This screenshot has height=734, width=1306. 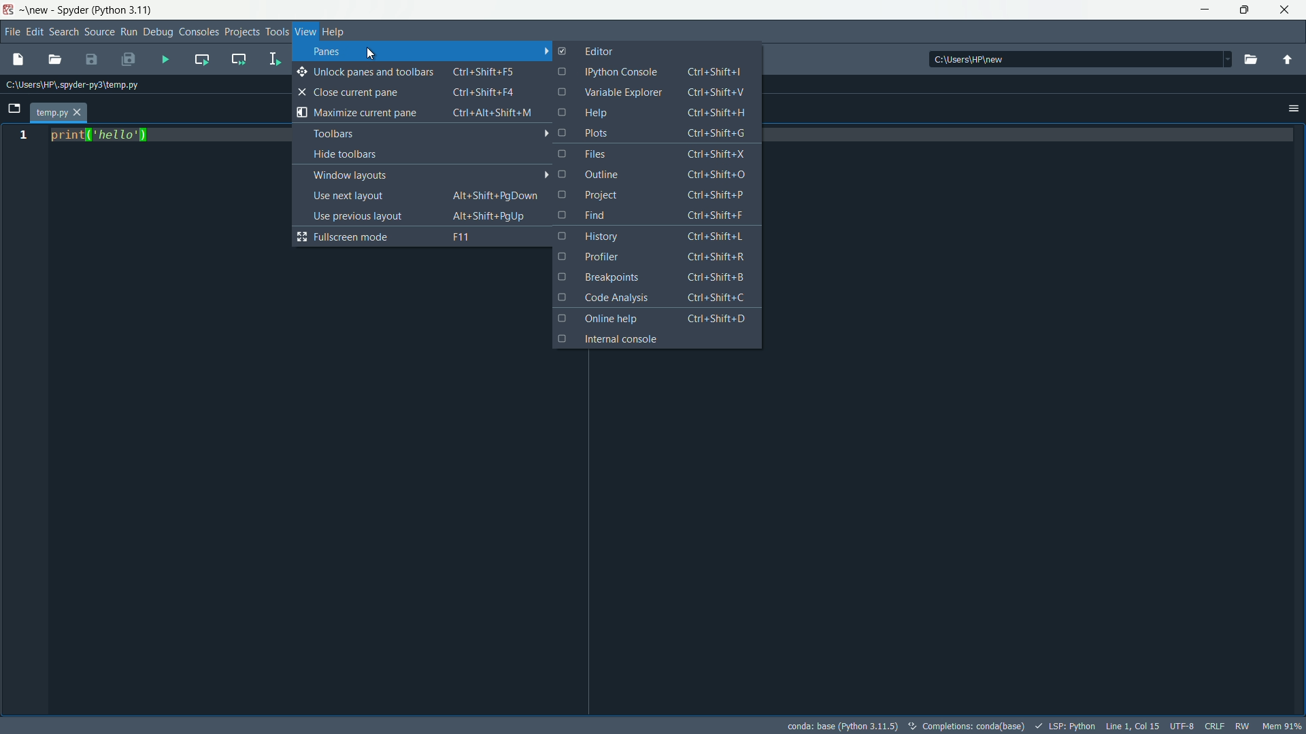 I want to click on breakpoints, so click(x=656, y=276).